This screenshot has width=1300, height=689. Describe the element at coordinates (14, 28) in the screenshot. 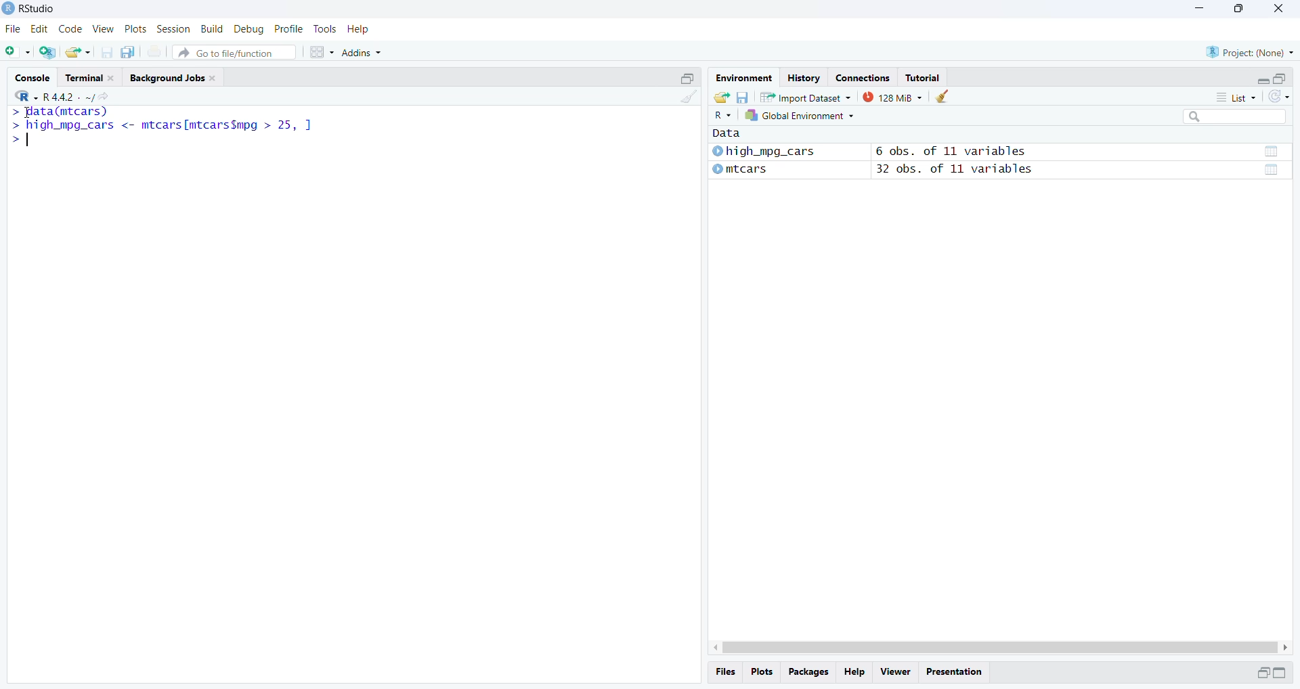

I see `File` at that location.